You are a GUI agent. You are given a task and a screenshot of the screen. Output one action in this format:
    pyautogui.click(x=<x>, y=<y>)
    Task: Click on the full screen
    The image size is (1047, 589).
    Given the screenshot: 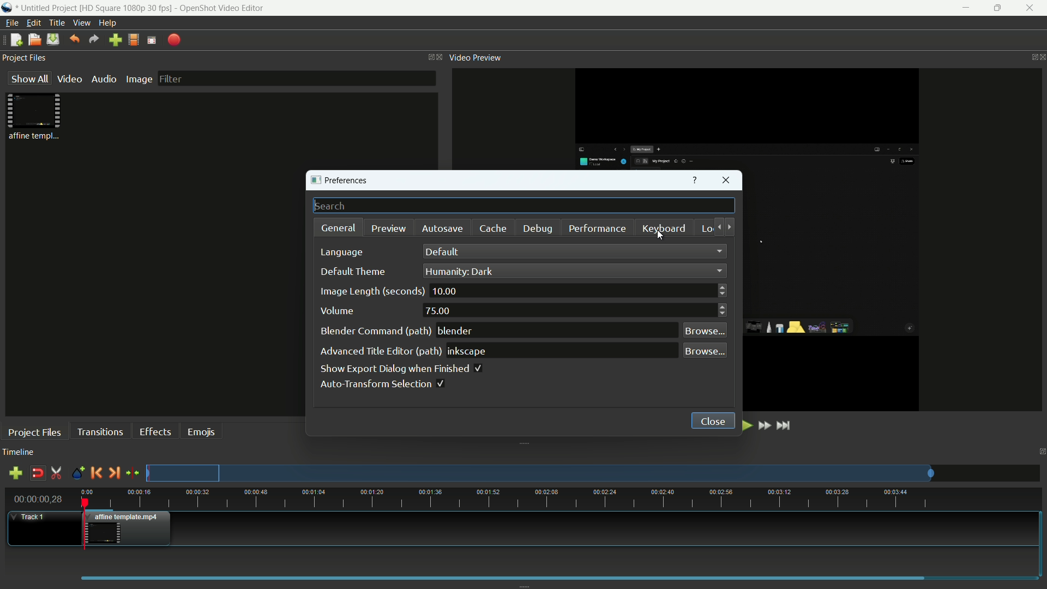 What is the action you would take?
    pyautogui.click(x=152, y=39)
    